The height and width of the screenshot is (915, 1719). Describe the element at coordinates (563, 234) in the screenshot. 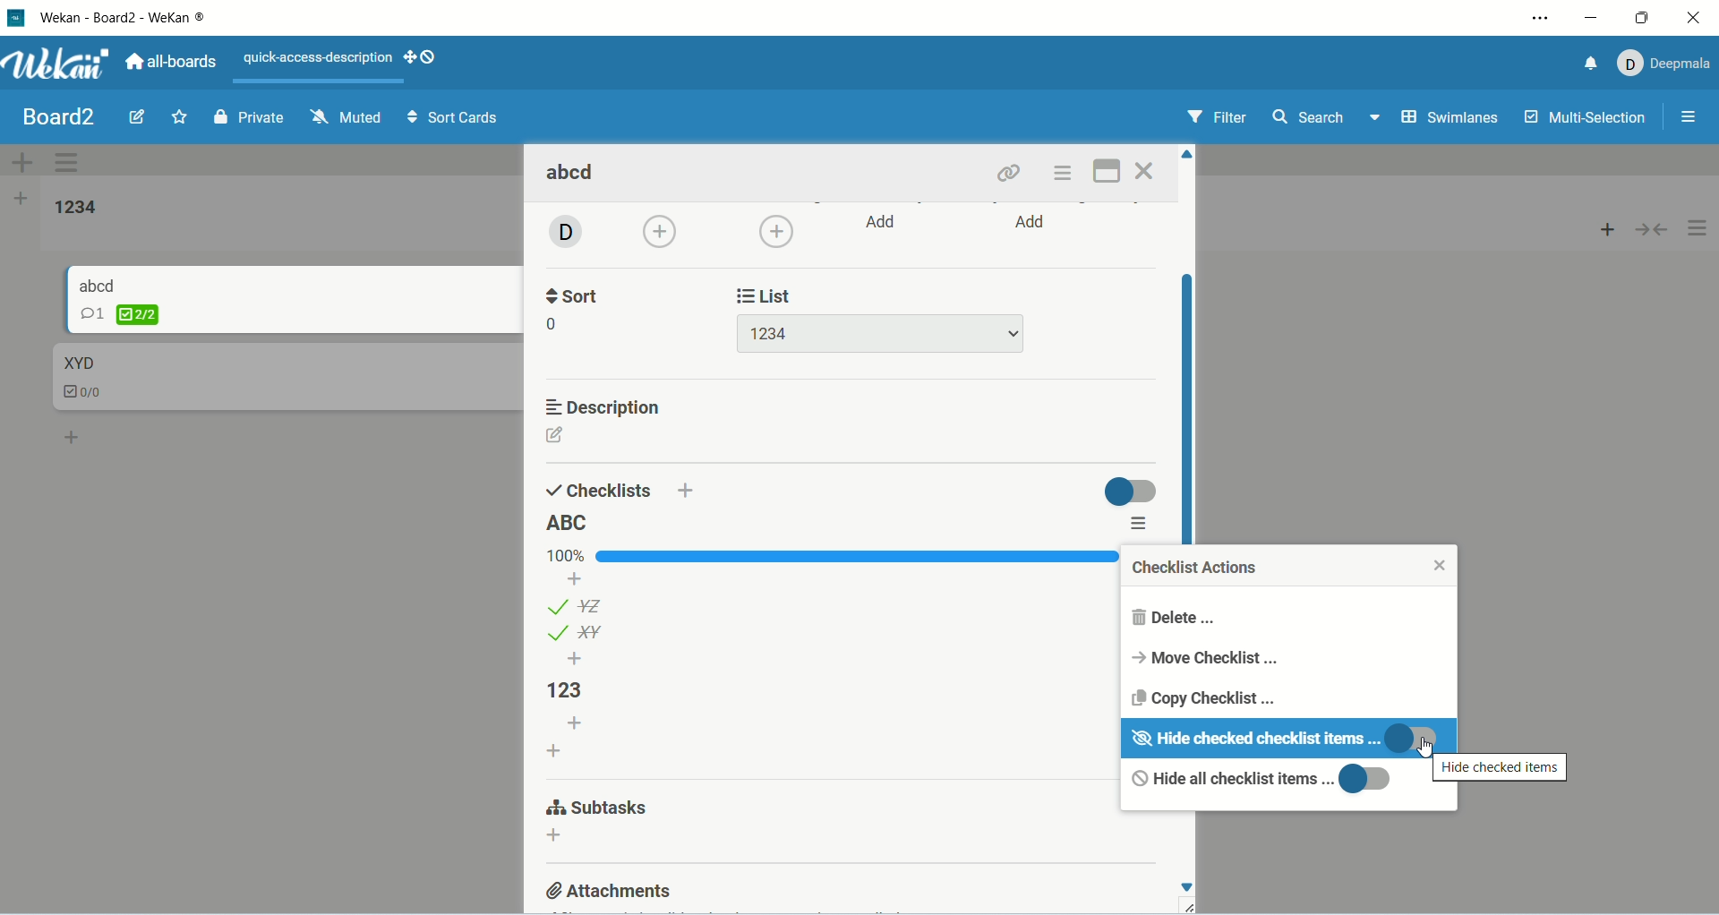

I see `avatar` at that location.